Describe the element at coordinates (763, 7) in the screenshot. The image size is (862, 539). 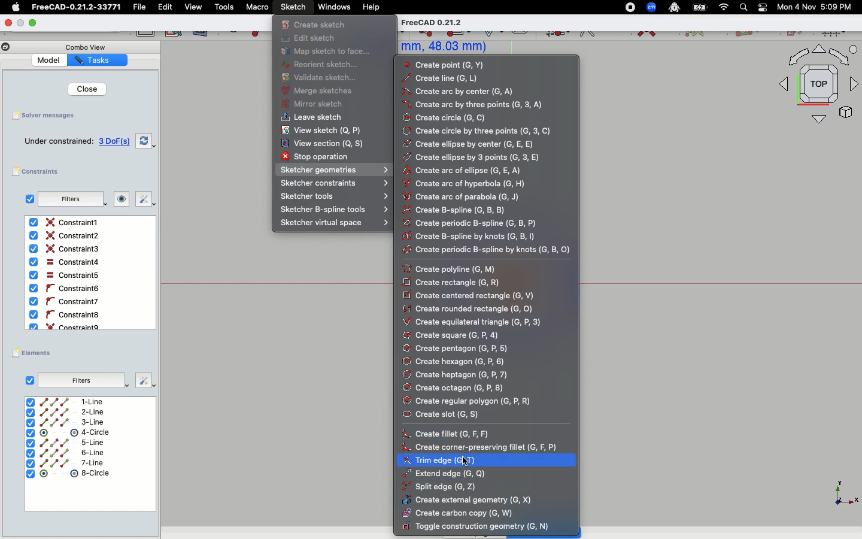
I see `Toggle` at that location.